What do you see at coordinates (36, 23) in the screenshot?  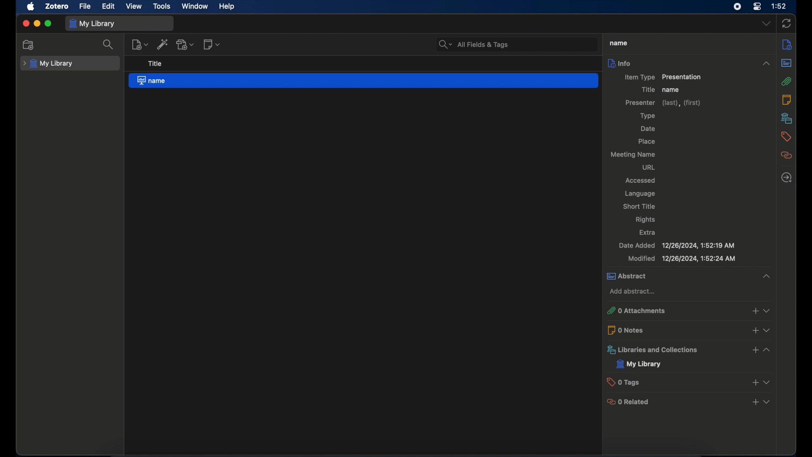 I see `minimize` at bounding box center [36, 23].